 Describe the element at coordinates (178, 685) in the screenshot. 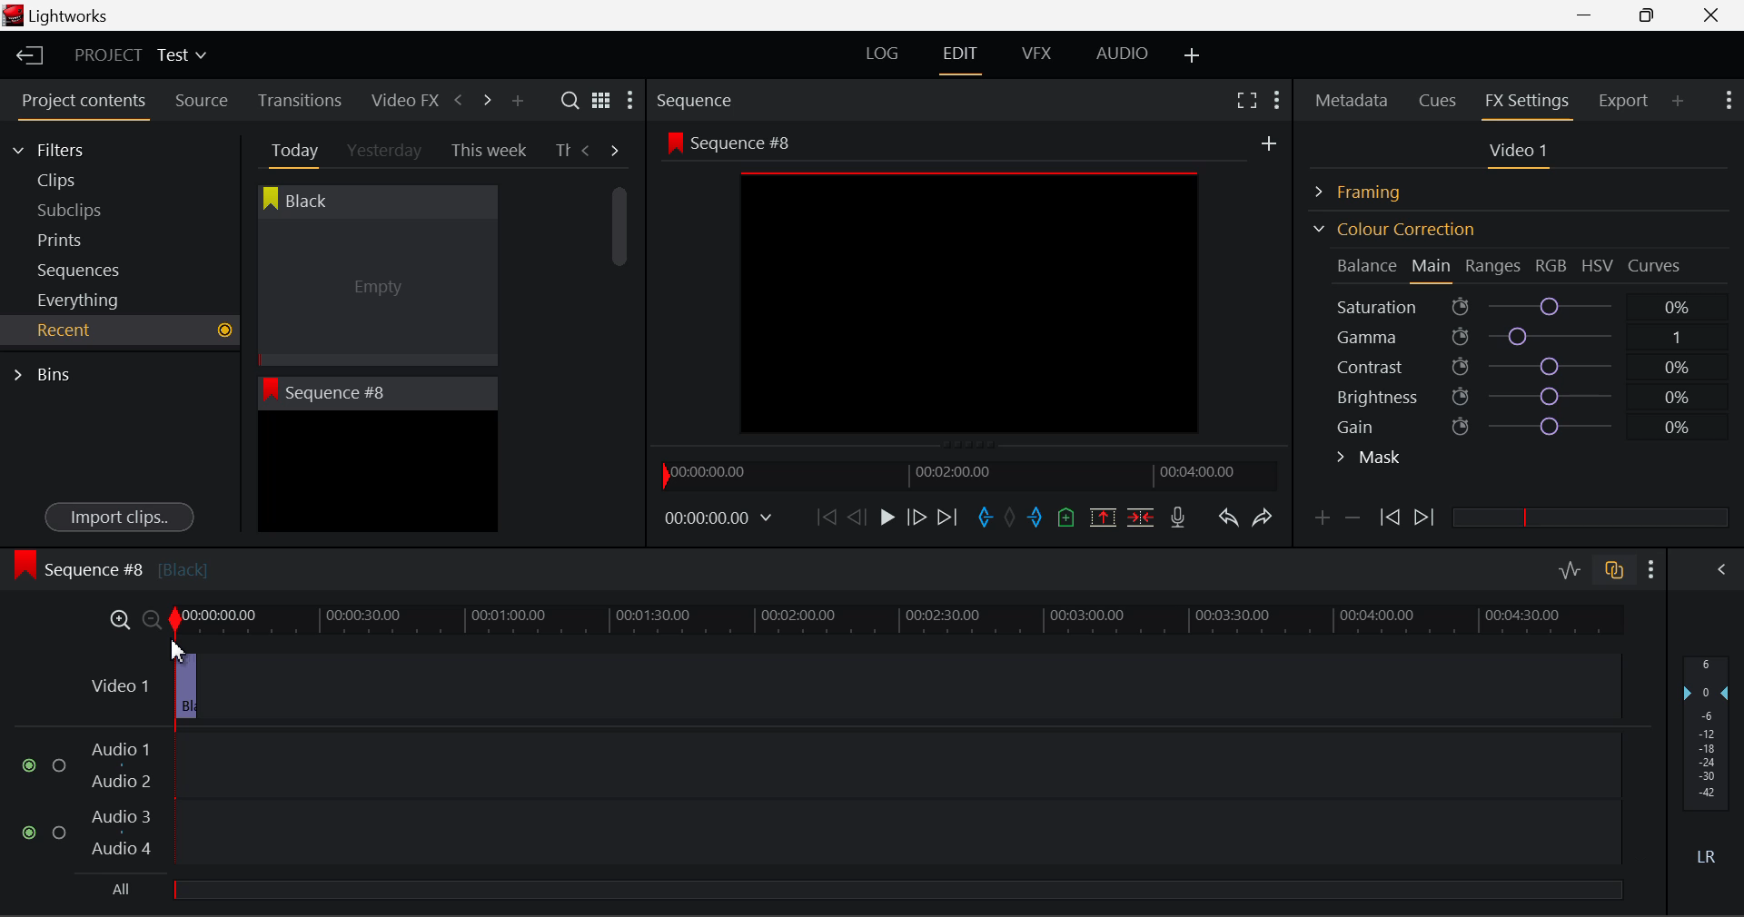

I see `Clip 1 Segment` at that location.